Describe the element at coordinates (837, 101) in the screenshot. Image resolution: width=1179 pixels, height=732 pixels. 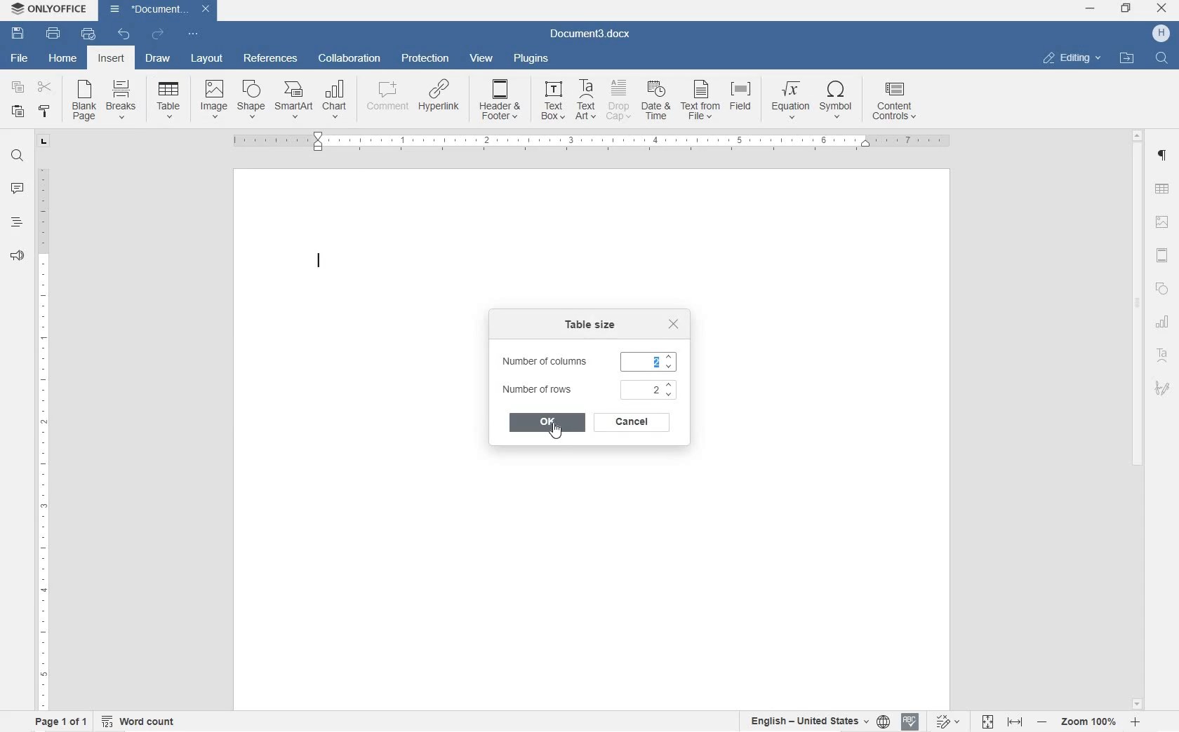
I see `symbol` at that location.